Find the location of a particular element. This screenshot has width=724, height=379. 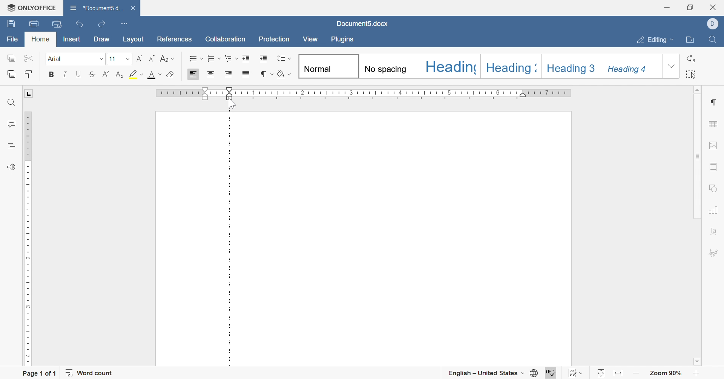

types of headings is located at coordinates (480, 67).